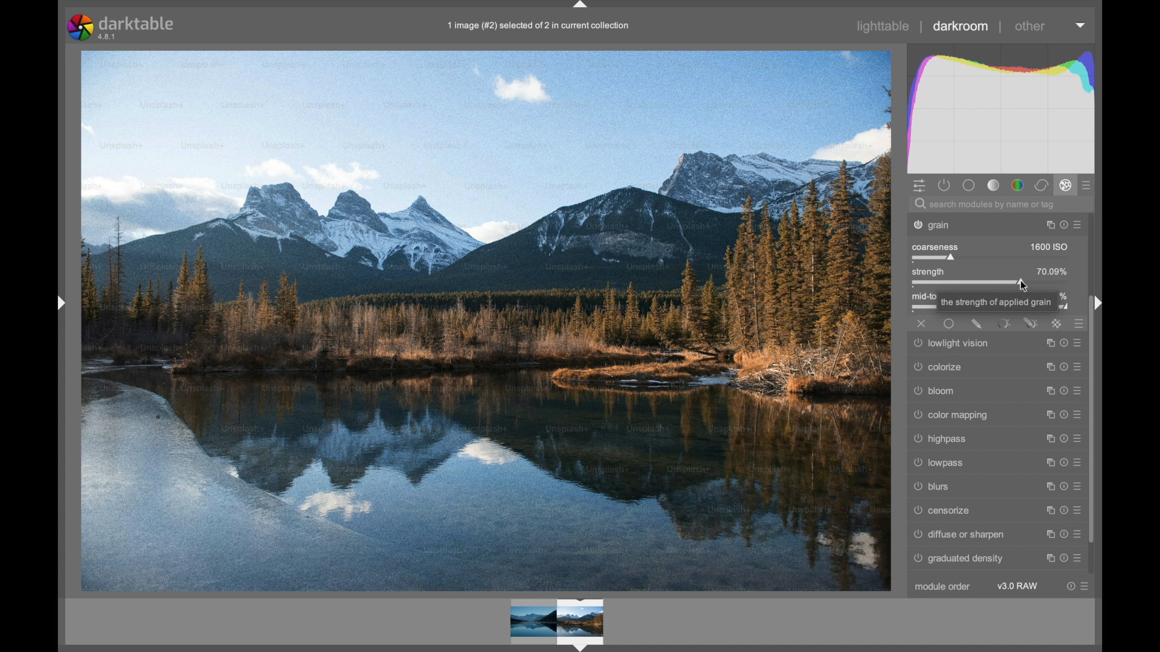  What do you see at coordinates (1066, 185) in the screenshot?
I see `effect` at bounding box center [1066, 185].